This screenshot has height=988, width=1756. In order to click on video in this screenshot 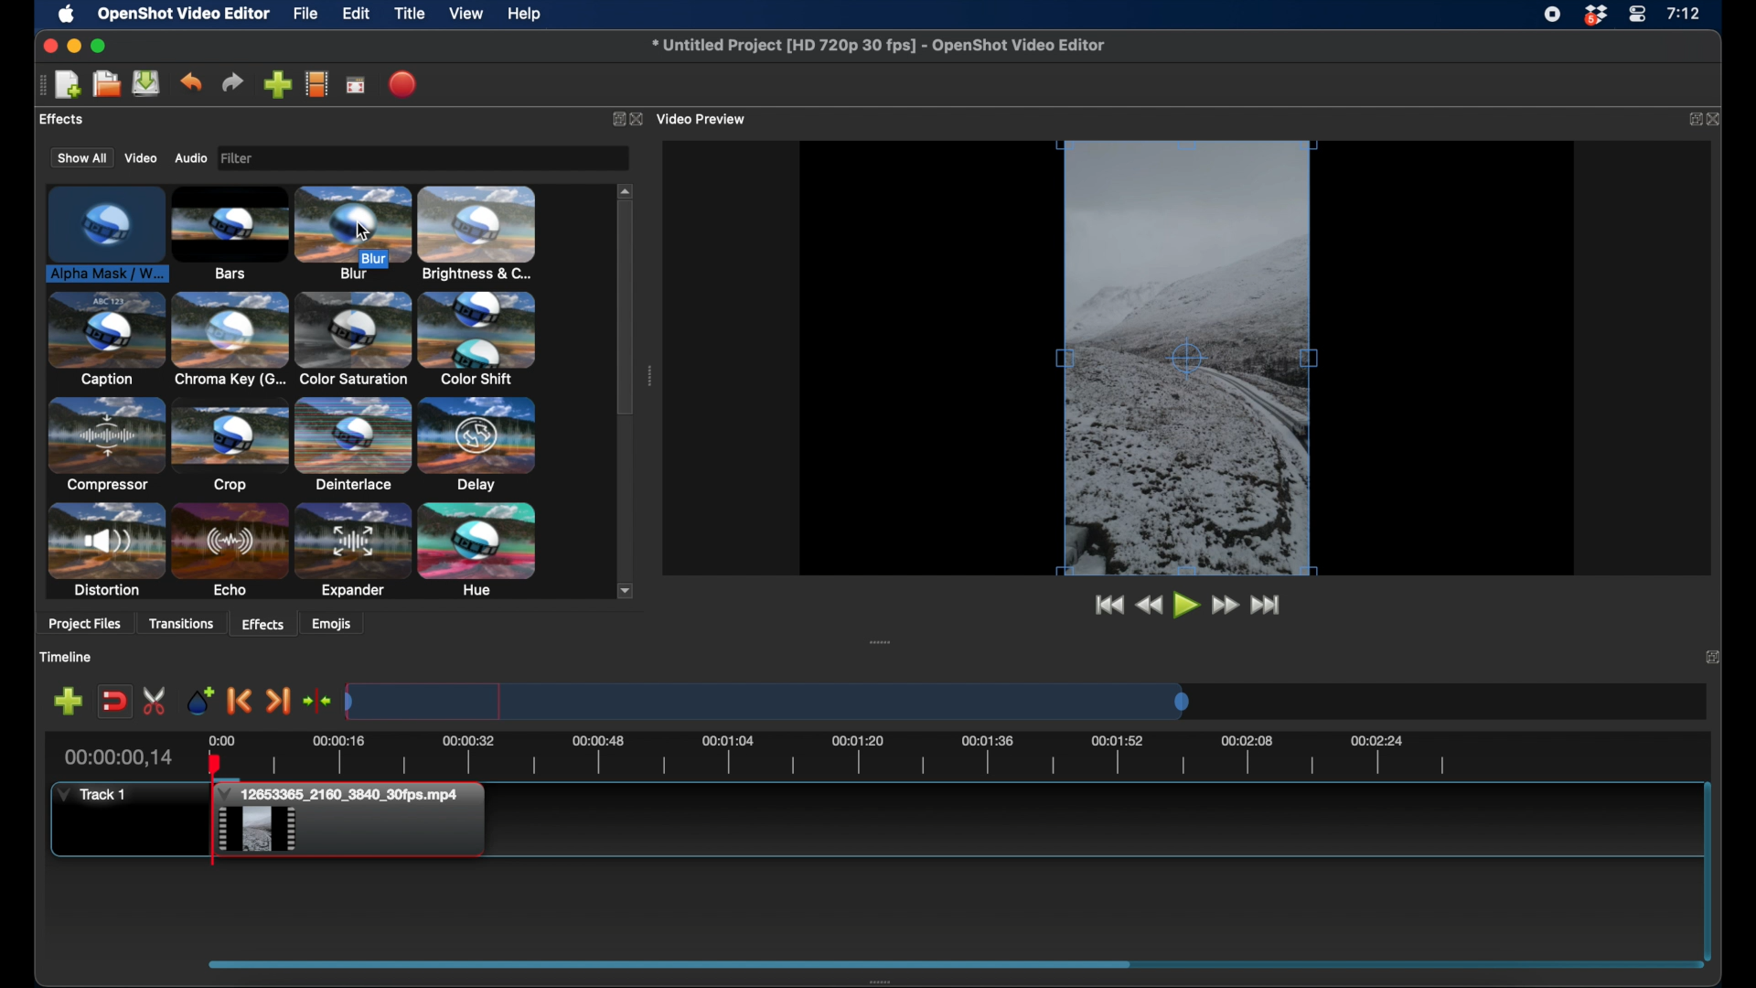, I will do `click(138, 158)`.